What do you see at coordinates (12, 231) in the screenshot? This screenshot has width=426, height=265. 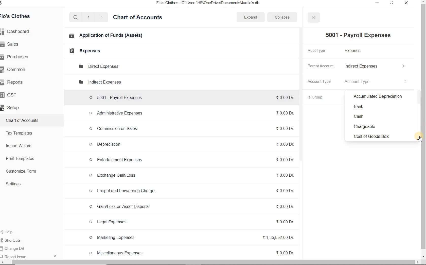 I see ` Help` at bounding box center [12, 231].